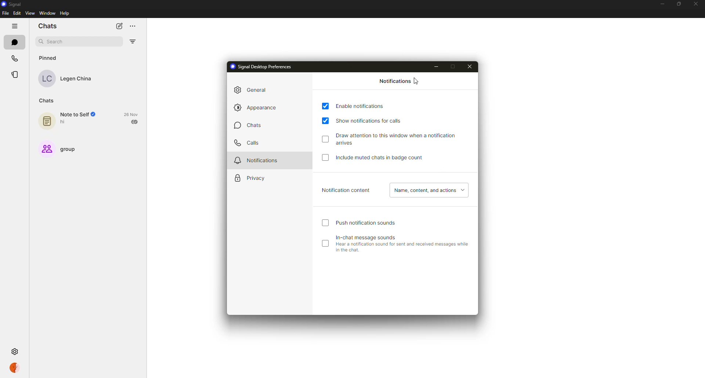 The width and height of the screenshot is (705, 378). I want to click on minimize, so click(661, 4).